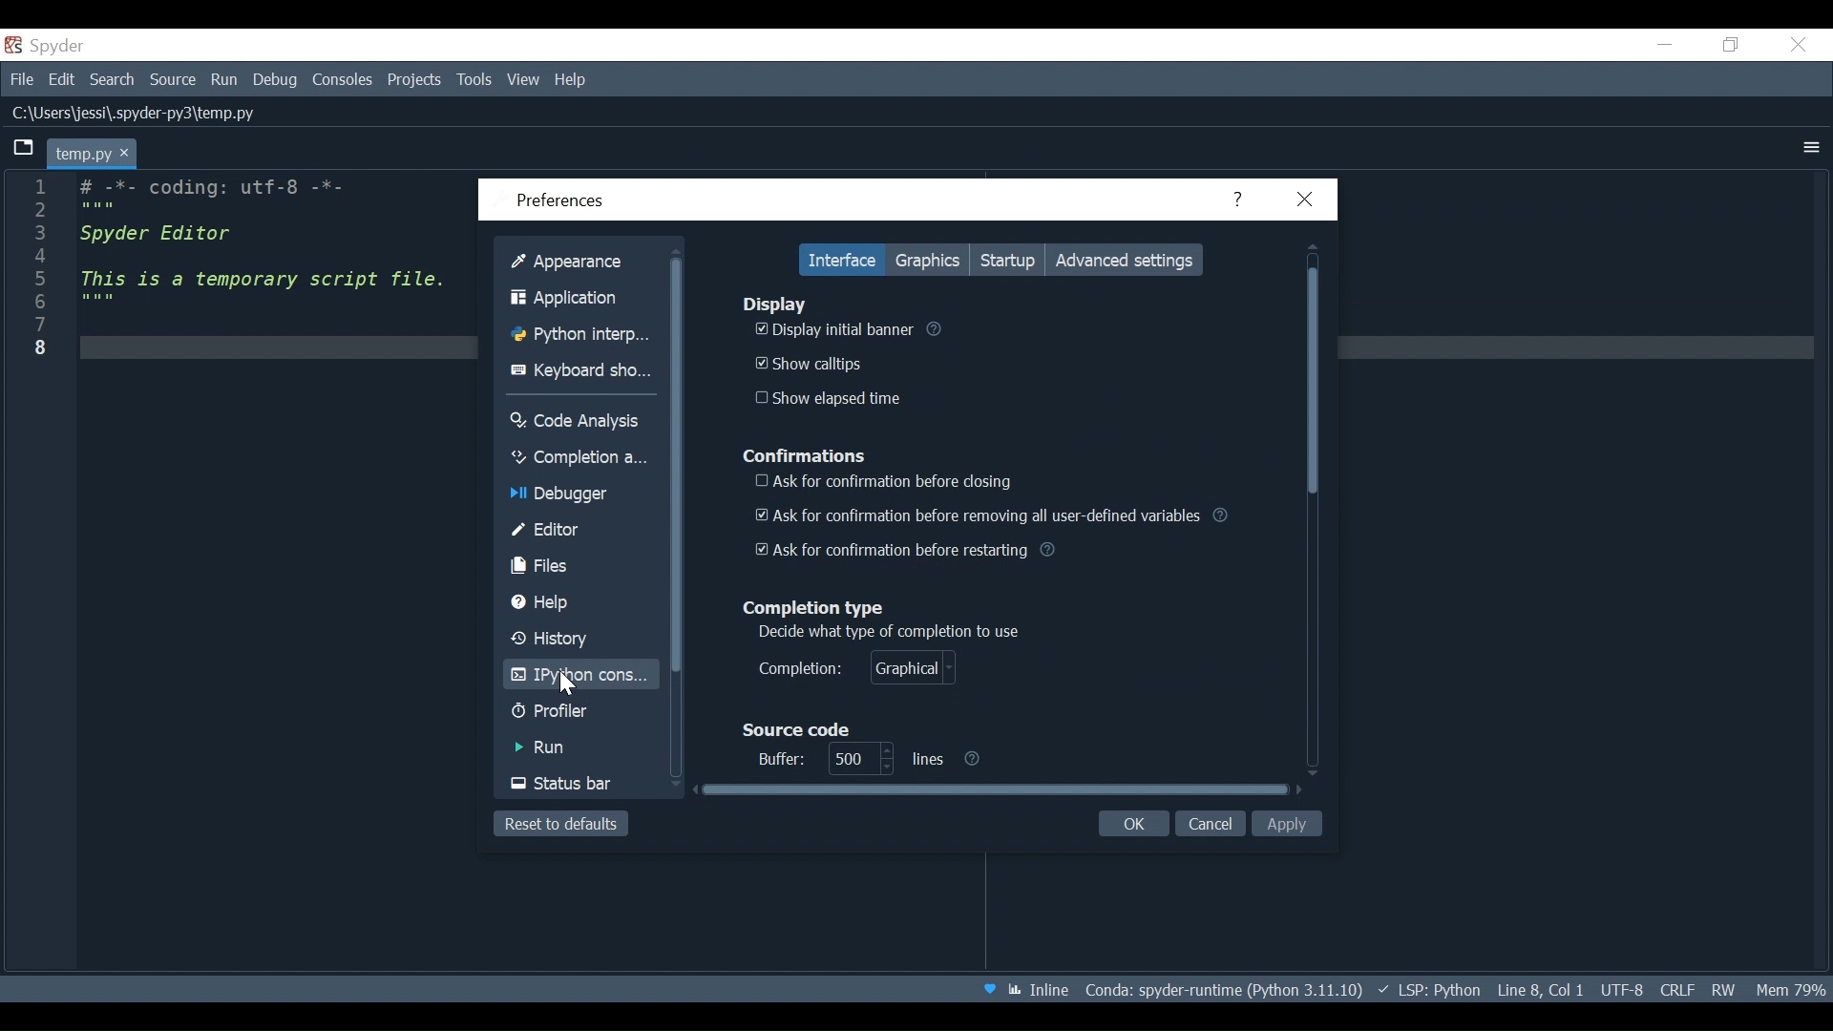 This screenshot has width=1833, height=1031. What do you see at coordinates (57, 79) in the screenshot?
I see `Edit` at bounding box center [57, 79].